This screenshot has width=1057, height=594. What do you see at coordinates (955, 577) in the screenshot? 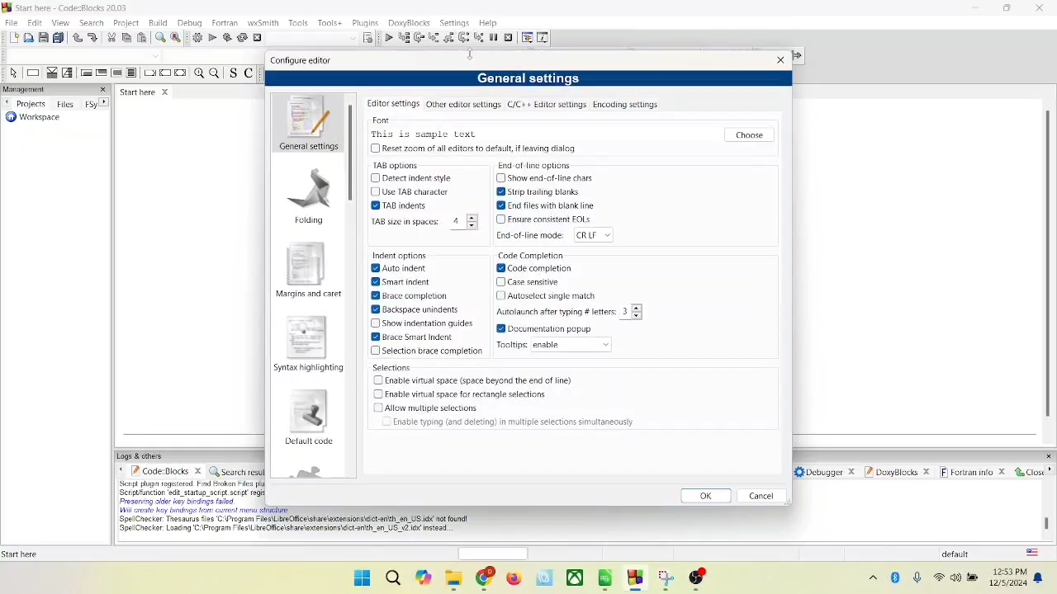
I see `speaker` at bounding box center [955, 577].